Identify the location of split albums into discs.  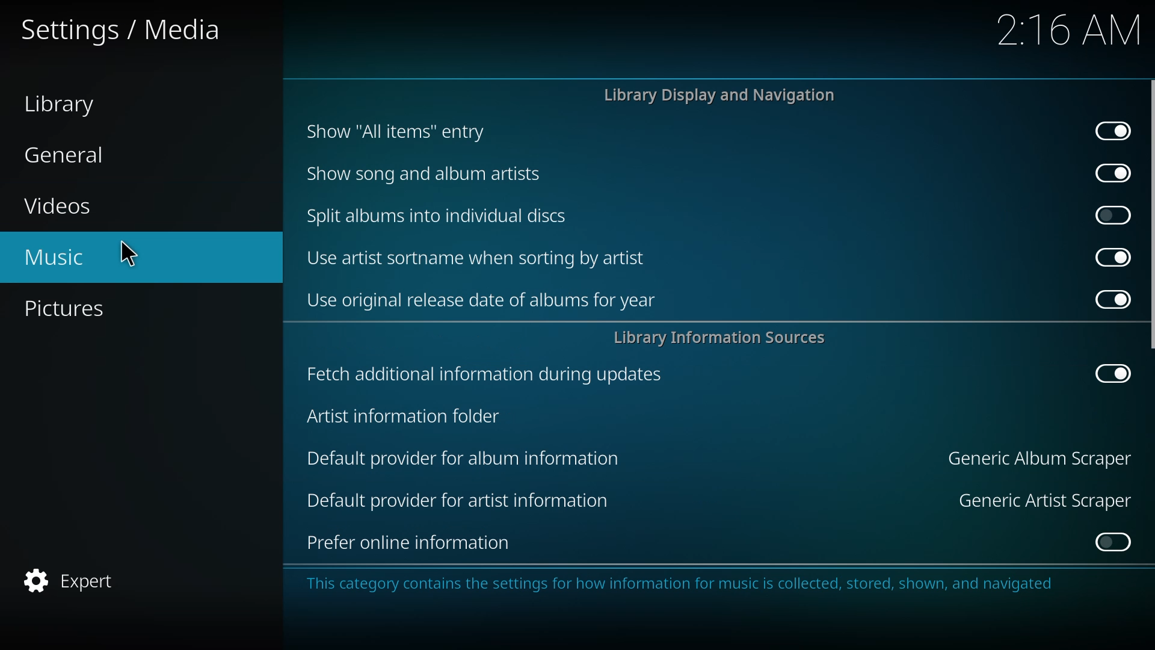
(439, 215).